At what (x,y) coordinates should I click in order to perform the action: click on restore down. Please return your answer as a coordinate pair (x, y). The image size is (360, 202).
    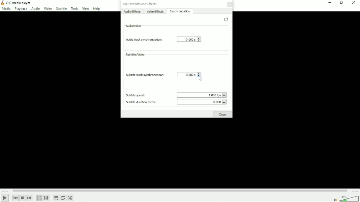
    Looking at the image, I should click on (342, 2).